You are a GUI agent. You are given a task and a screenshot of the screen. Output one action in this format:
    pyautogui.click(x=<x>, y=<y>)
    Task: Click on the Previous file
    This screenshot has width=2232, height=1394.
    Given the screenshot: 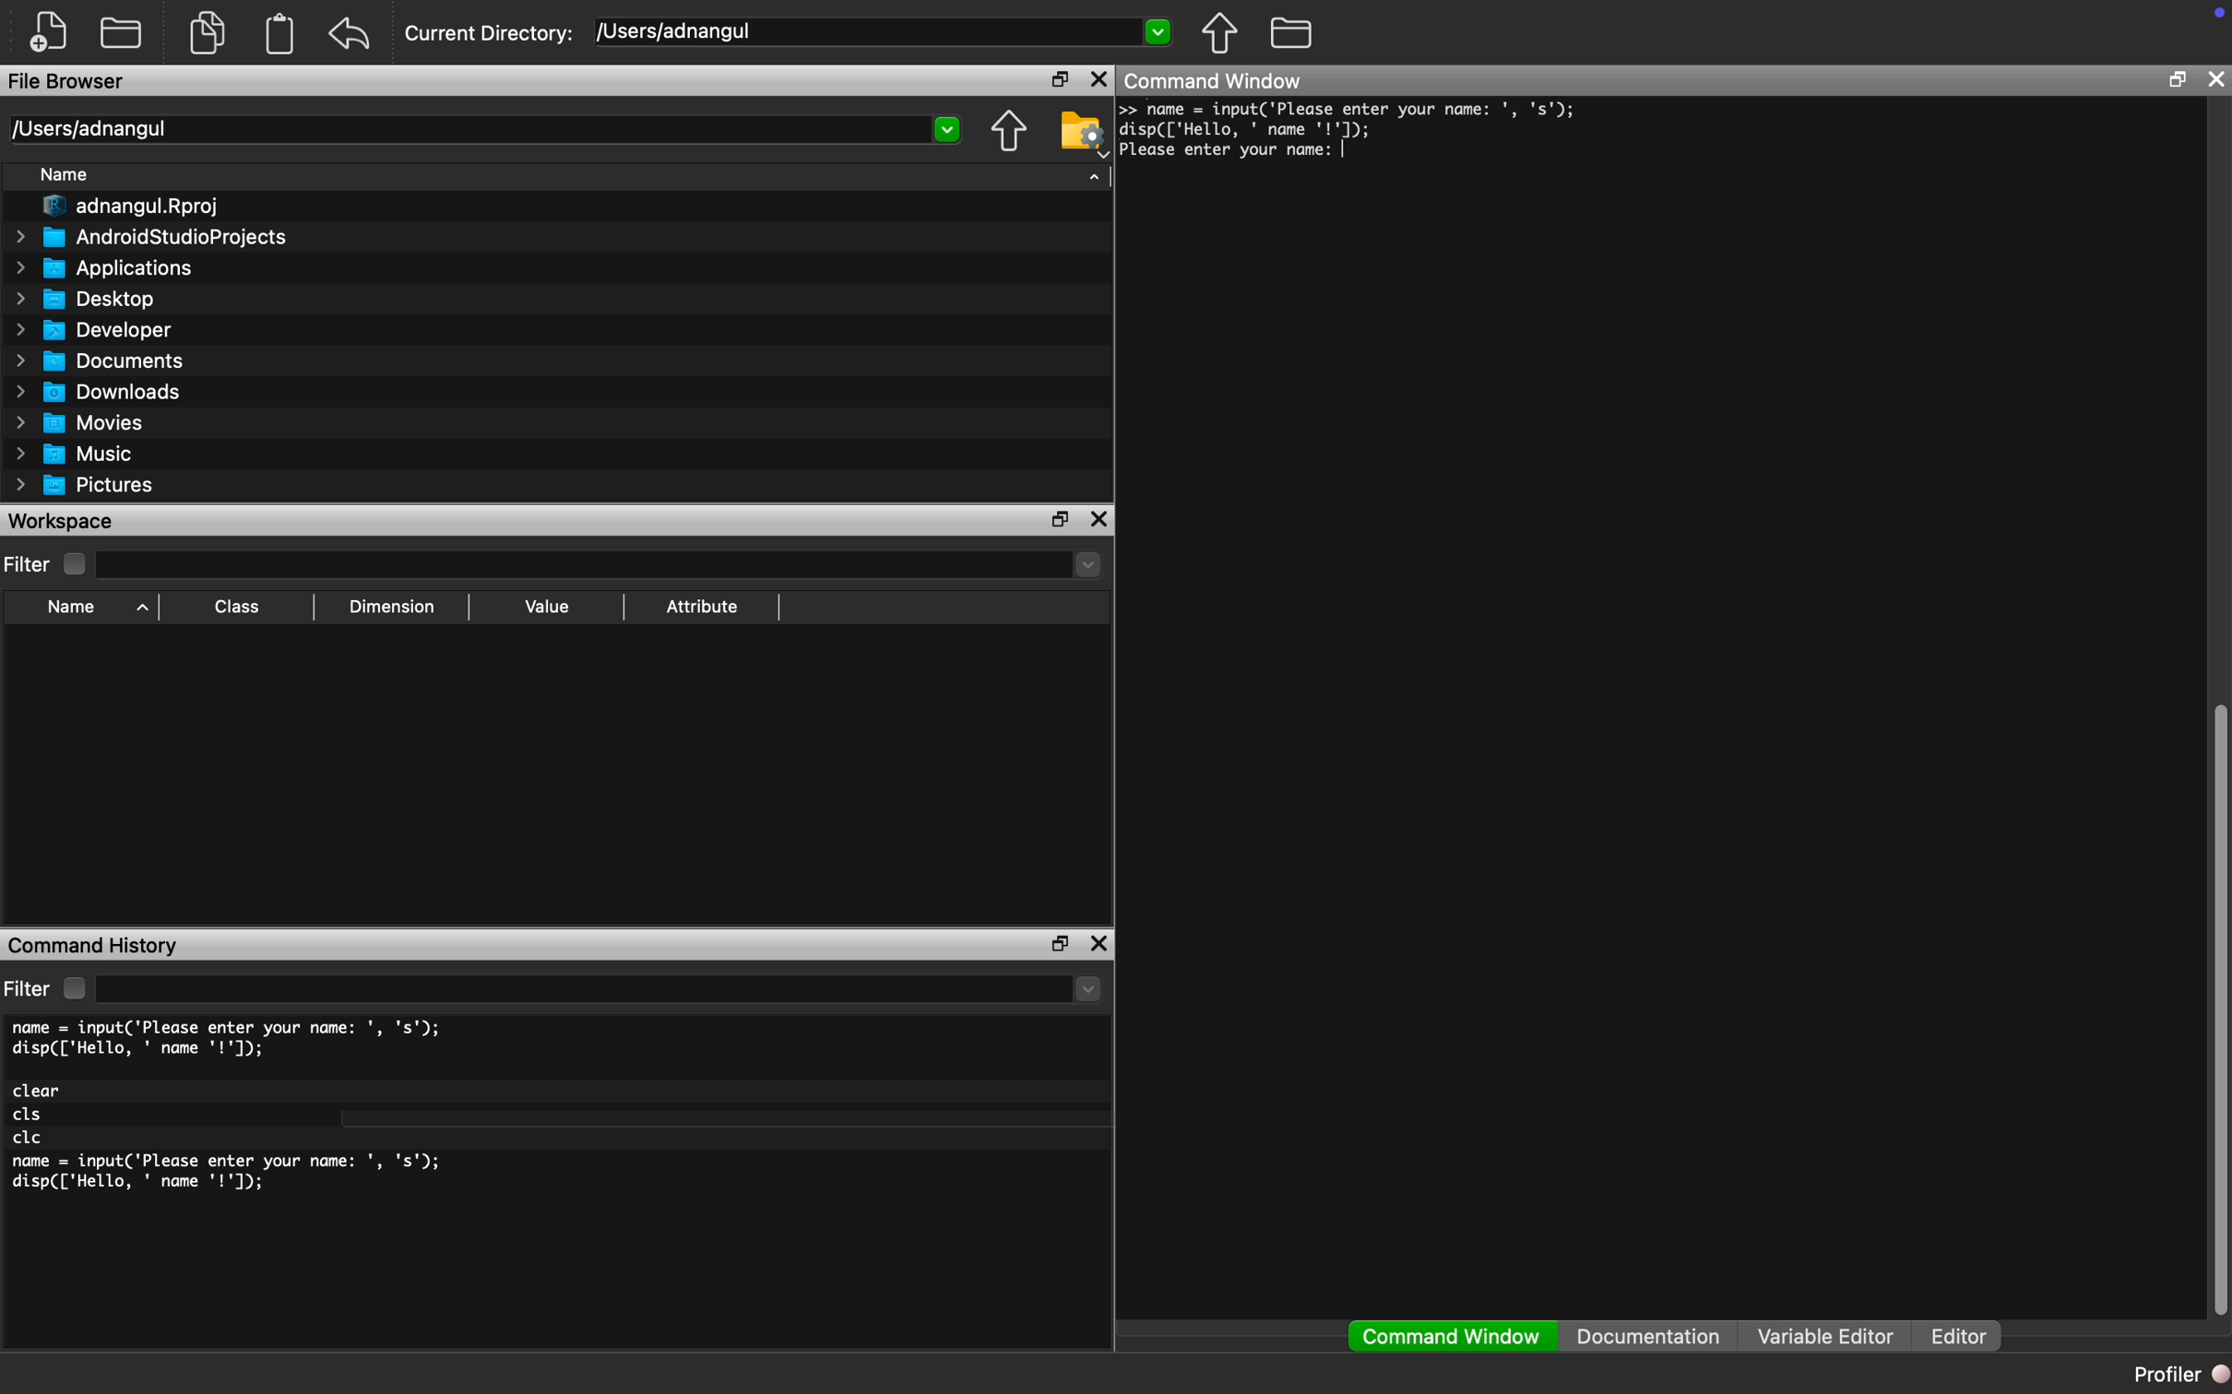 What is the action you would take?
    pyautogui.click(x=1009, y=131)
    